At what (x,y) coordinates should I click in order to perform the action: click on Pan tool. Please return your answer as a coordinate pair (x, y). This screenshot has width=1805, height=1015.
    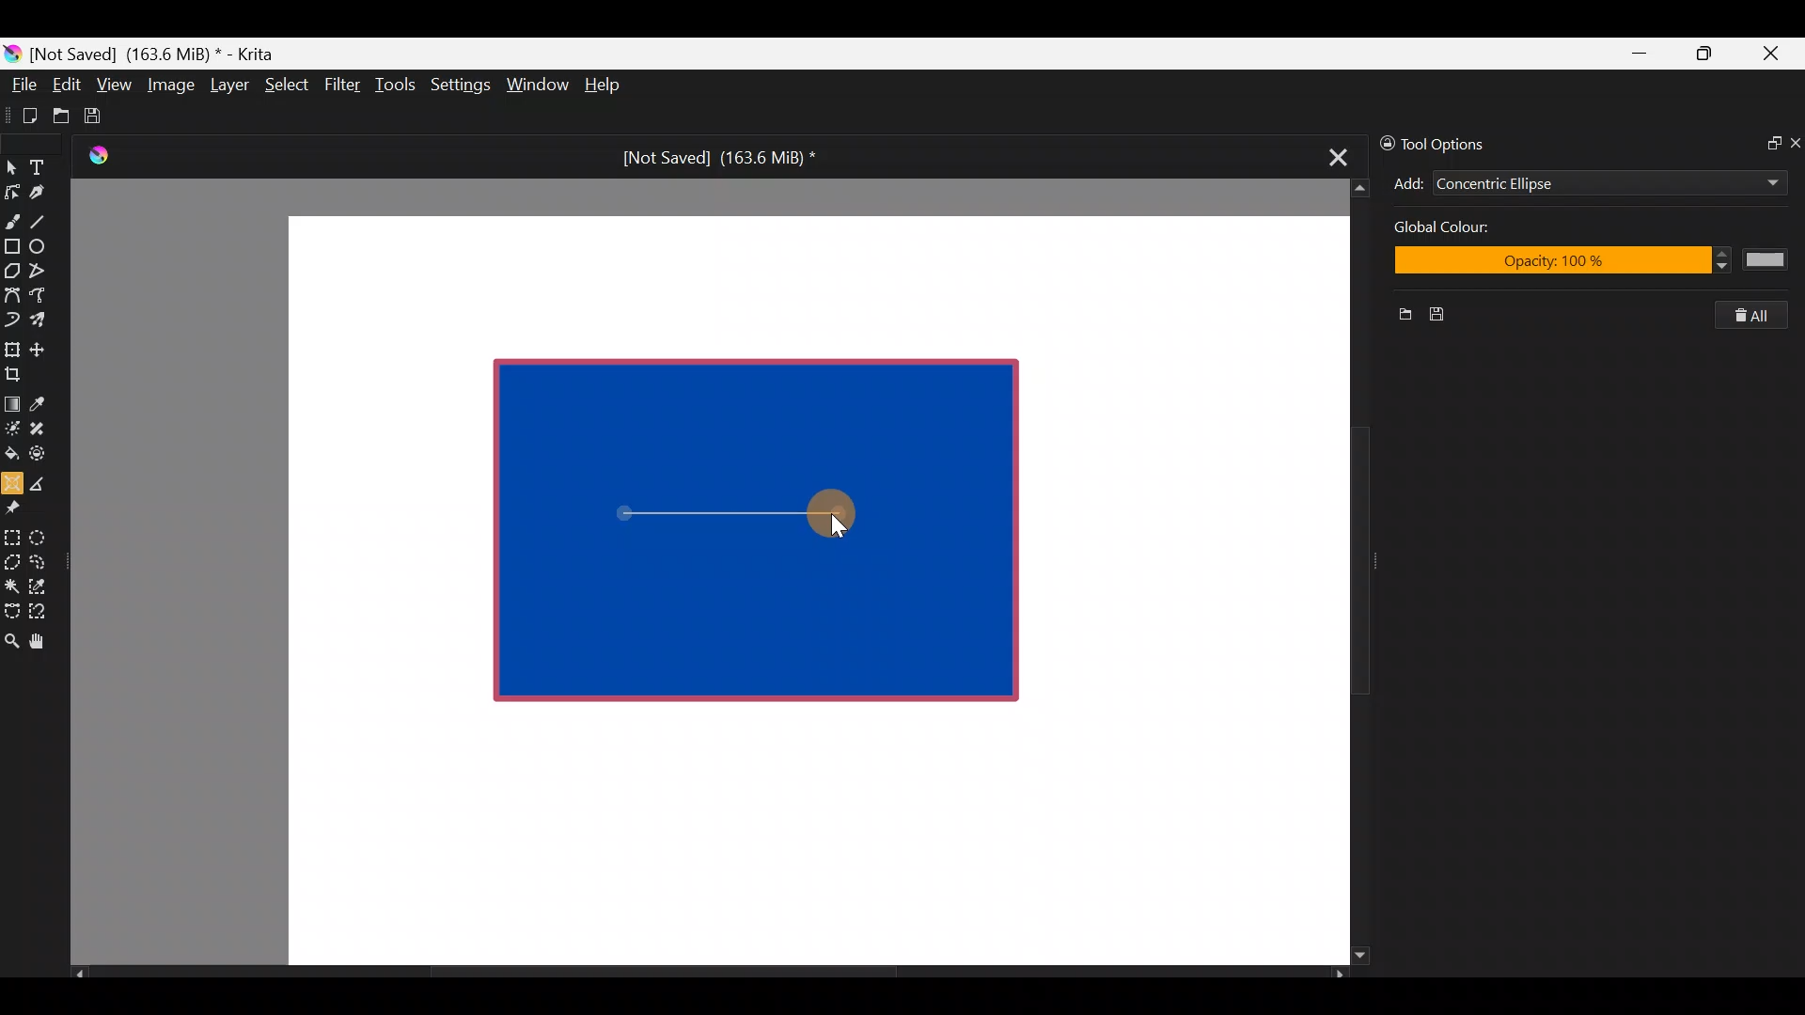
    Looking at the image, I should click on (45, 642).